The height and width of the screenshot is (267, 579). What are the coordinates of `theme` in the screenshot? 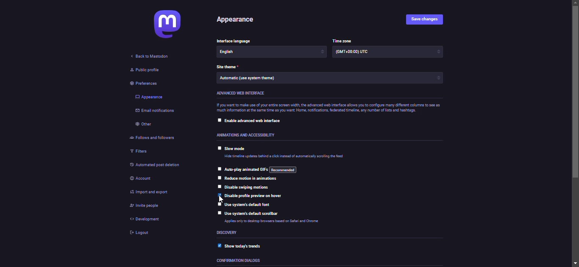 It's located at (251, 79).